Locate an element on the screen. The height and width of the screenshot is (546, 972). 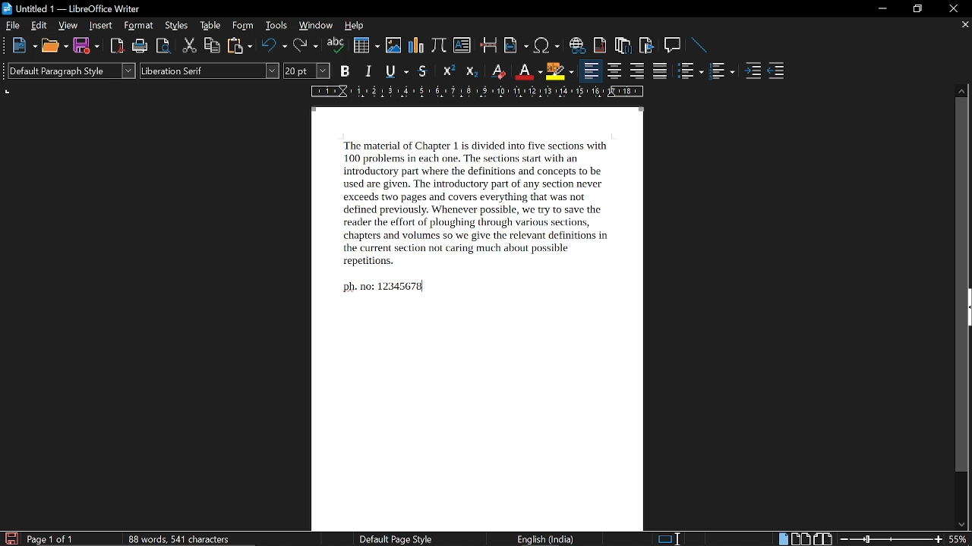
move up is located at coordinates (961, 90).